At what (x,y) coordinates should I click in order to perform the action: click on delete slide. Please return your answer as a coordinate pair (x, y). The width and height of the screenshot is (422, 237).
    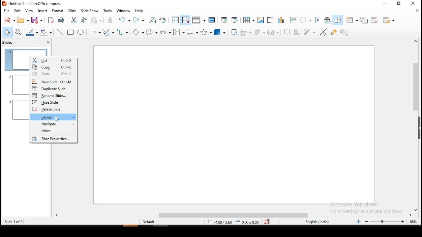
    Looking at the image, I should click on (53, 109).